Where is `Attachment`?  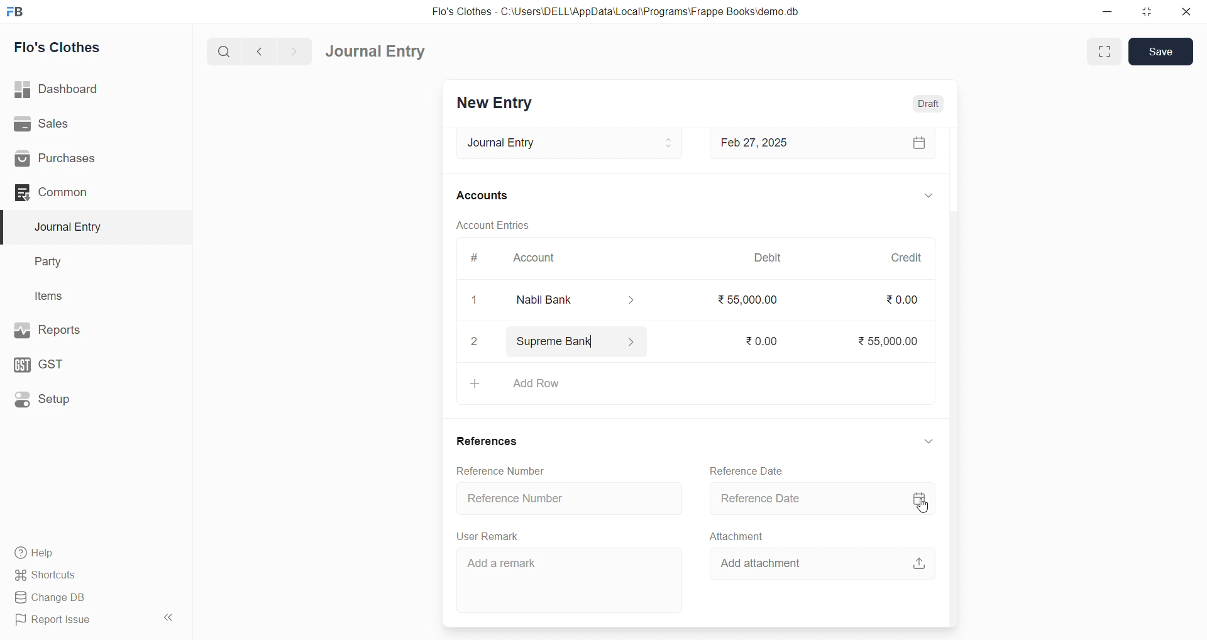
Attachment is located at coordinates (736, 536).